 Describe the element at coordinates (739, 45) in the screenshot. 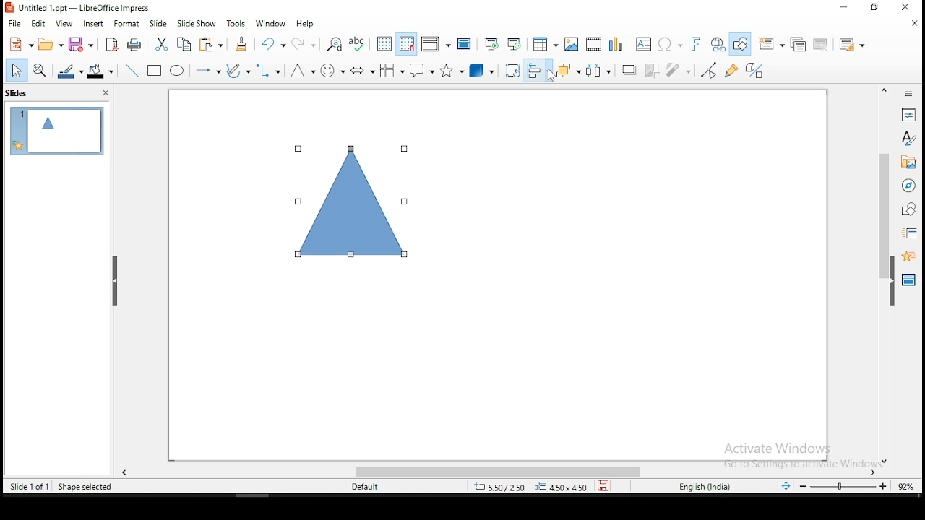

I see `show draw functions` at that location.